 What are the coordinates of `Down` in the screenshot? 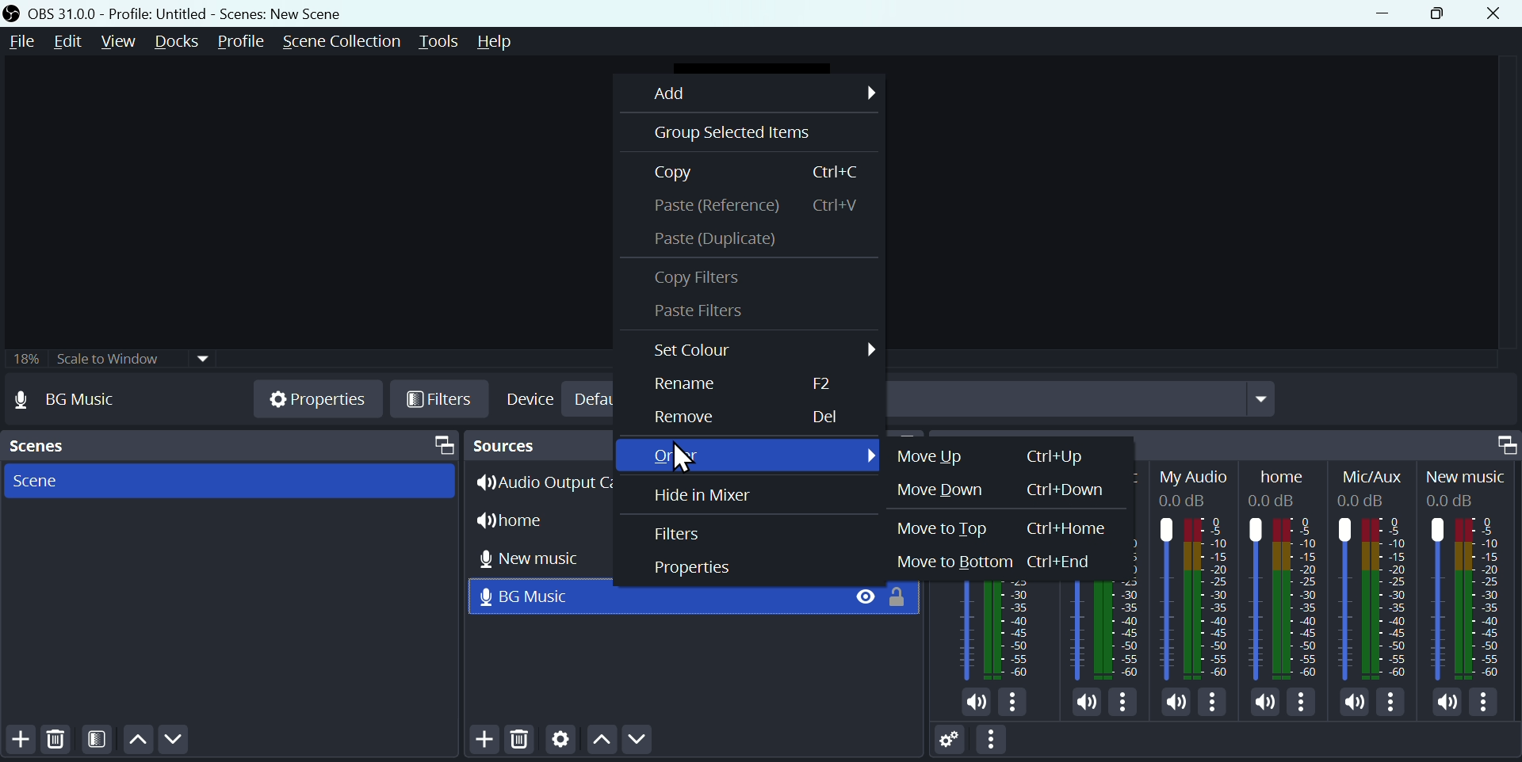 It's located at (178, 742).